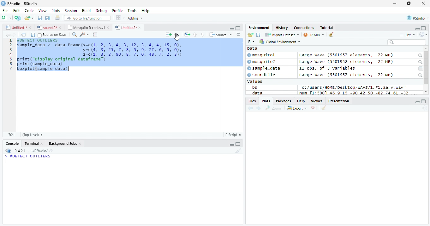 The width and height of the screenshot is (430, 226). What do you see at coordinates (71, 10) in the screenshot?
I see `Session` at bounding box center [71, 10].